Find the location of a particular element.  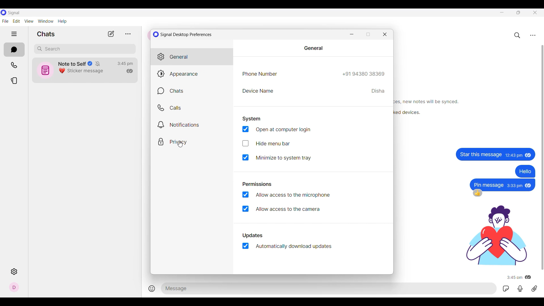

Description of selected icon is located at coordinates (46, 272).